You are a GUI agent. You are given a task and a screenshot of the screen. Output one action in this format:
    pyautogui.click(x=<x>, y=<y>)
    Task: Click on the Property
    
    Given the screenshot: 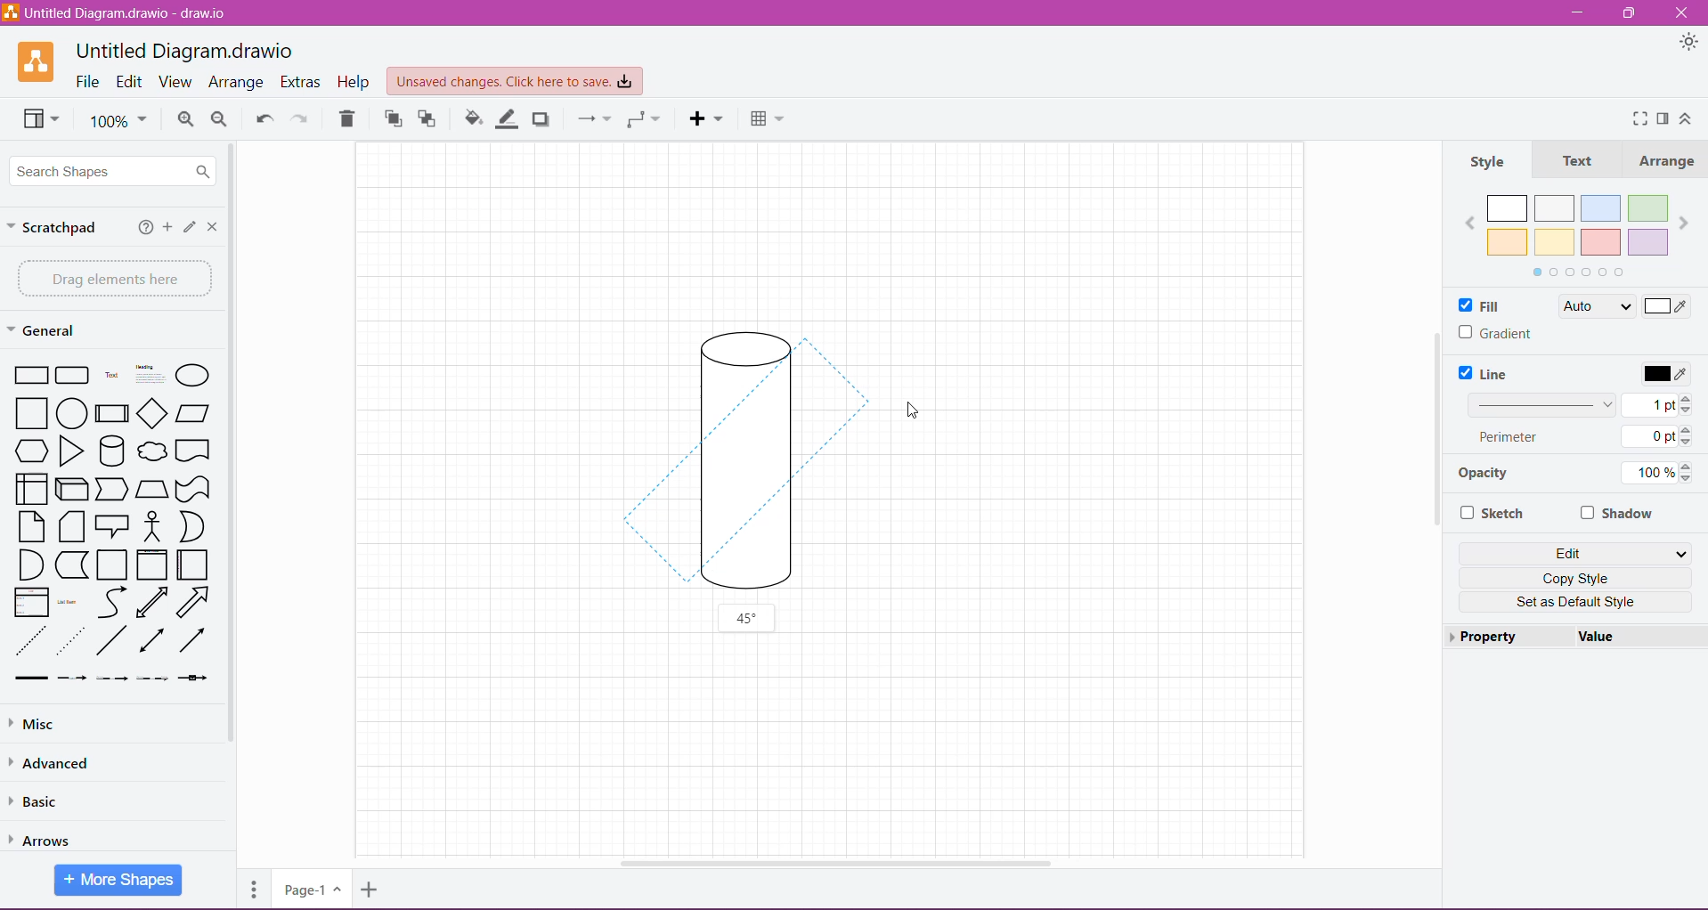 What is the action you would take?
    pyautogui.click(x=1490, y=638)
    